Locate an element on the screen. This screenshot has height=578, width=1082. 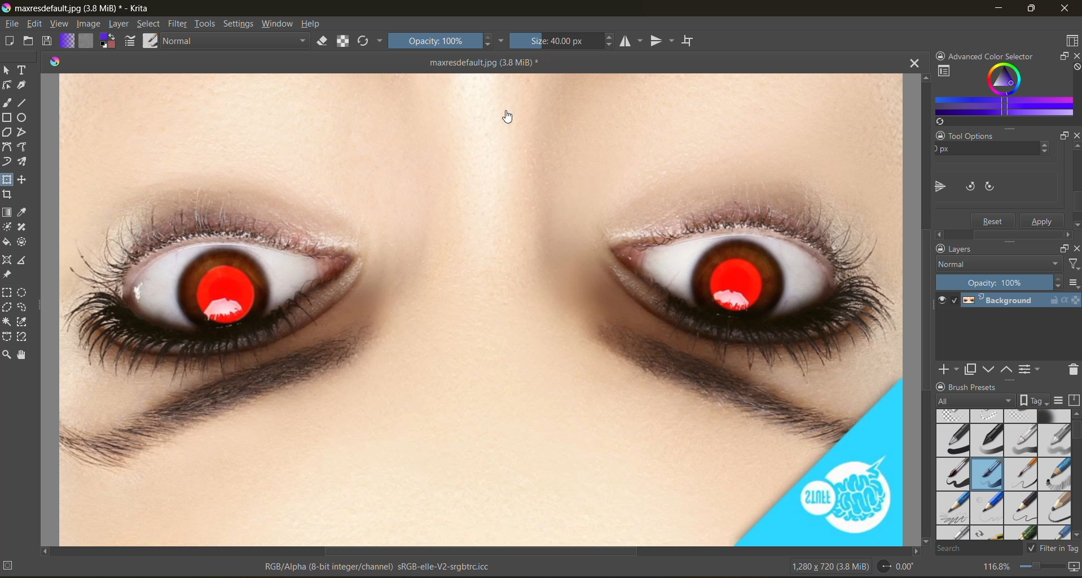
mask up is located at coordinates (1009, 370).